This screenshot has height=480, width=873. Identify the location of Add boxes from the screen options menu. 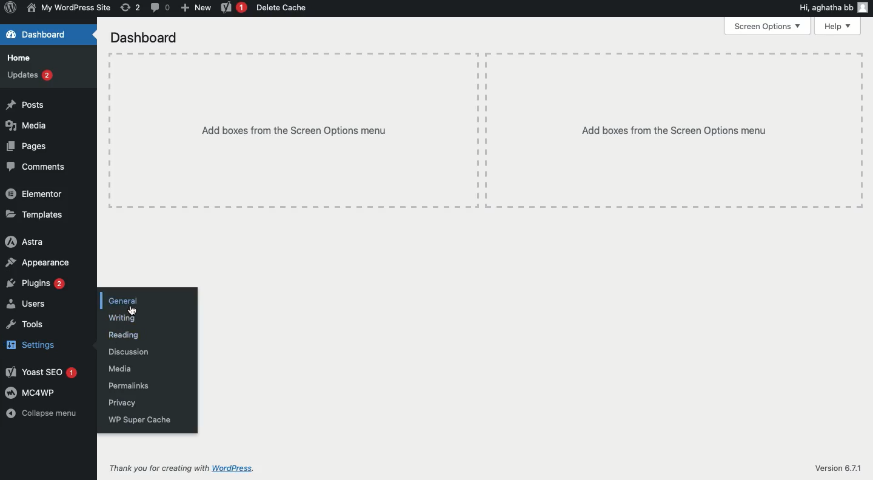
(480, 130).